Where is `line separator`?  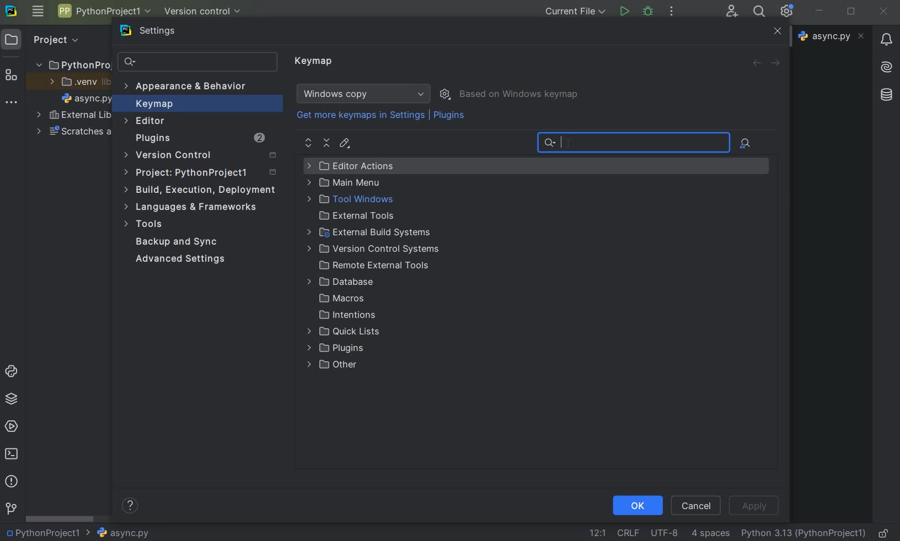
line separator is located at coordinates (628, 533).